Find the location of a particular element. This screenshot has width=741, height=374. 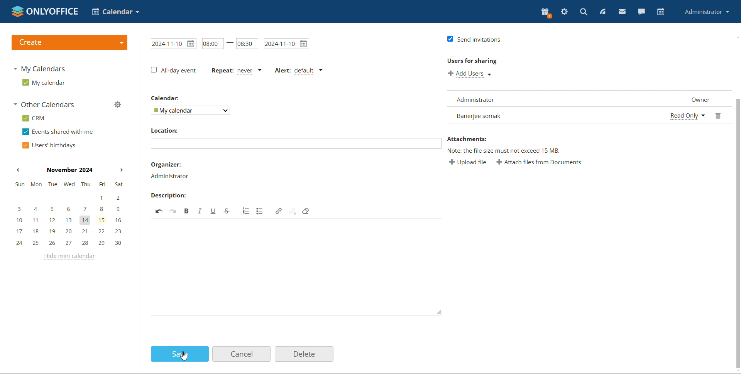

end date is located at coordinates (287, 43).